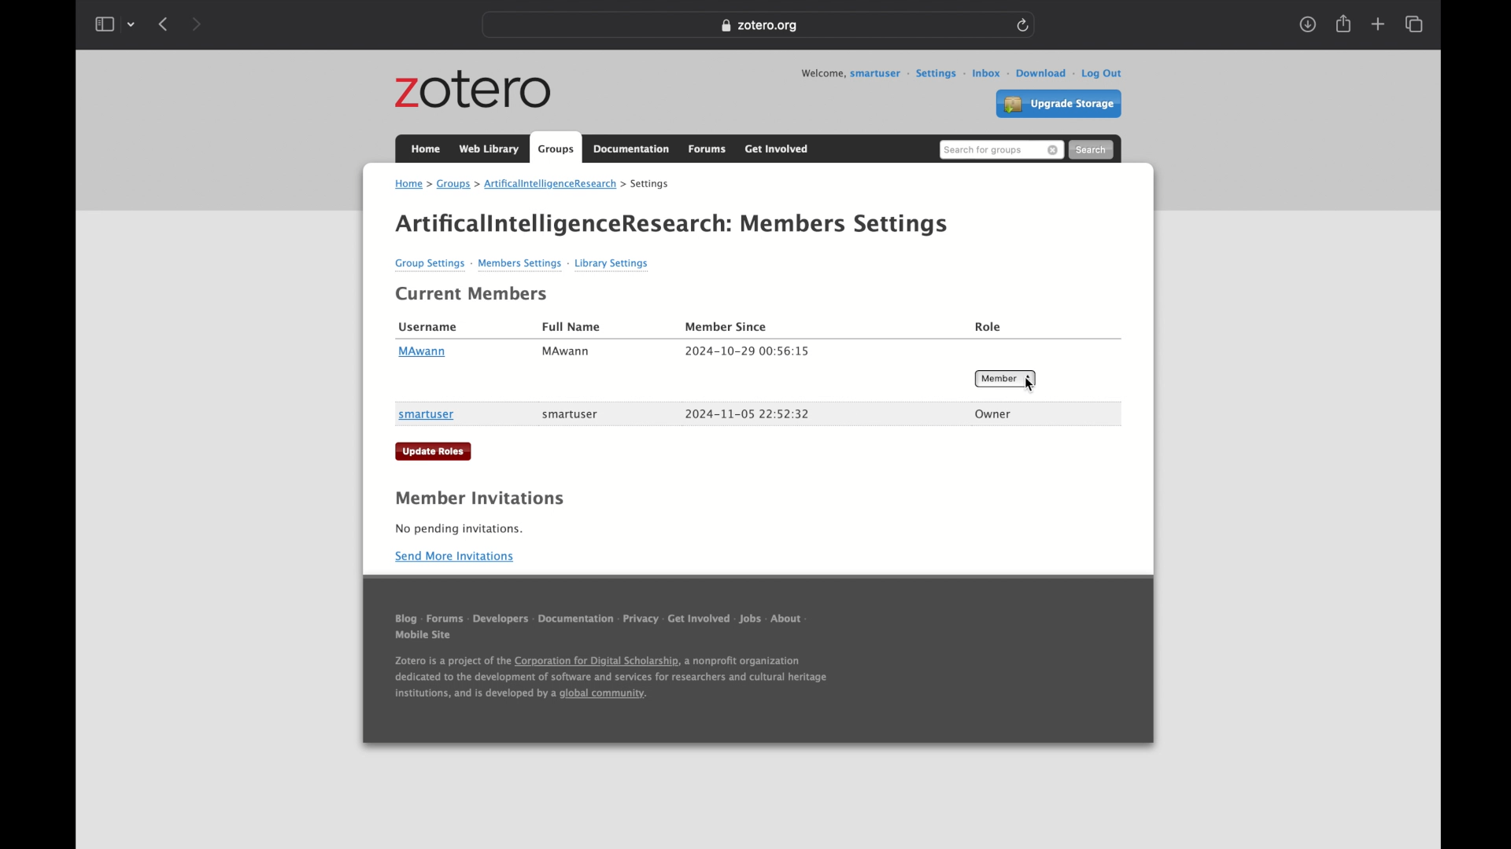  I want to click on mobile sit, so click(424, 639).